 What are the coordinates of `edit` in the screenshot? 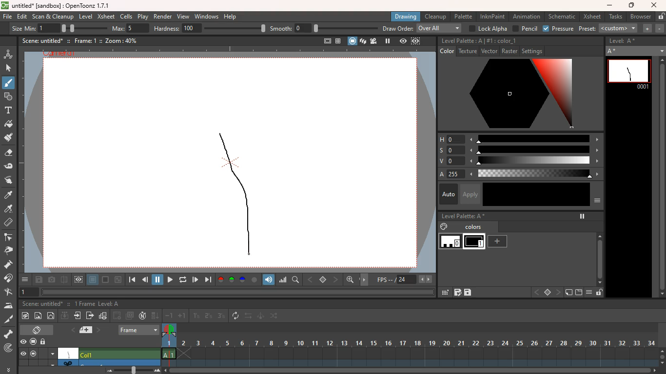 It's located at (444, 292).